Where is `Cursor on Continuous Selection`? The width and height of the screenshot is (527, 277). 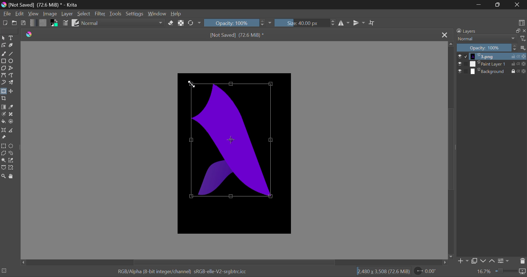
Cursor on Continuous Selection is located at coordinates (4, 160).